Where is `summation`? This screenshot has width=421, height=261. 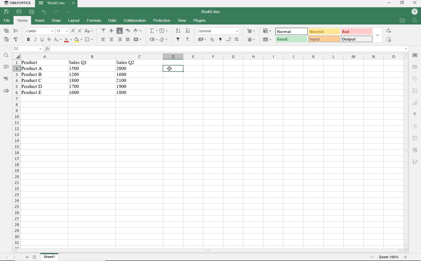 summation is located at coordinates (153, 31).